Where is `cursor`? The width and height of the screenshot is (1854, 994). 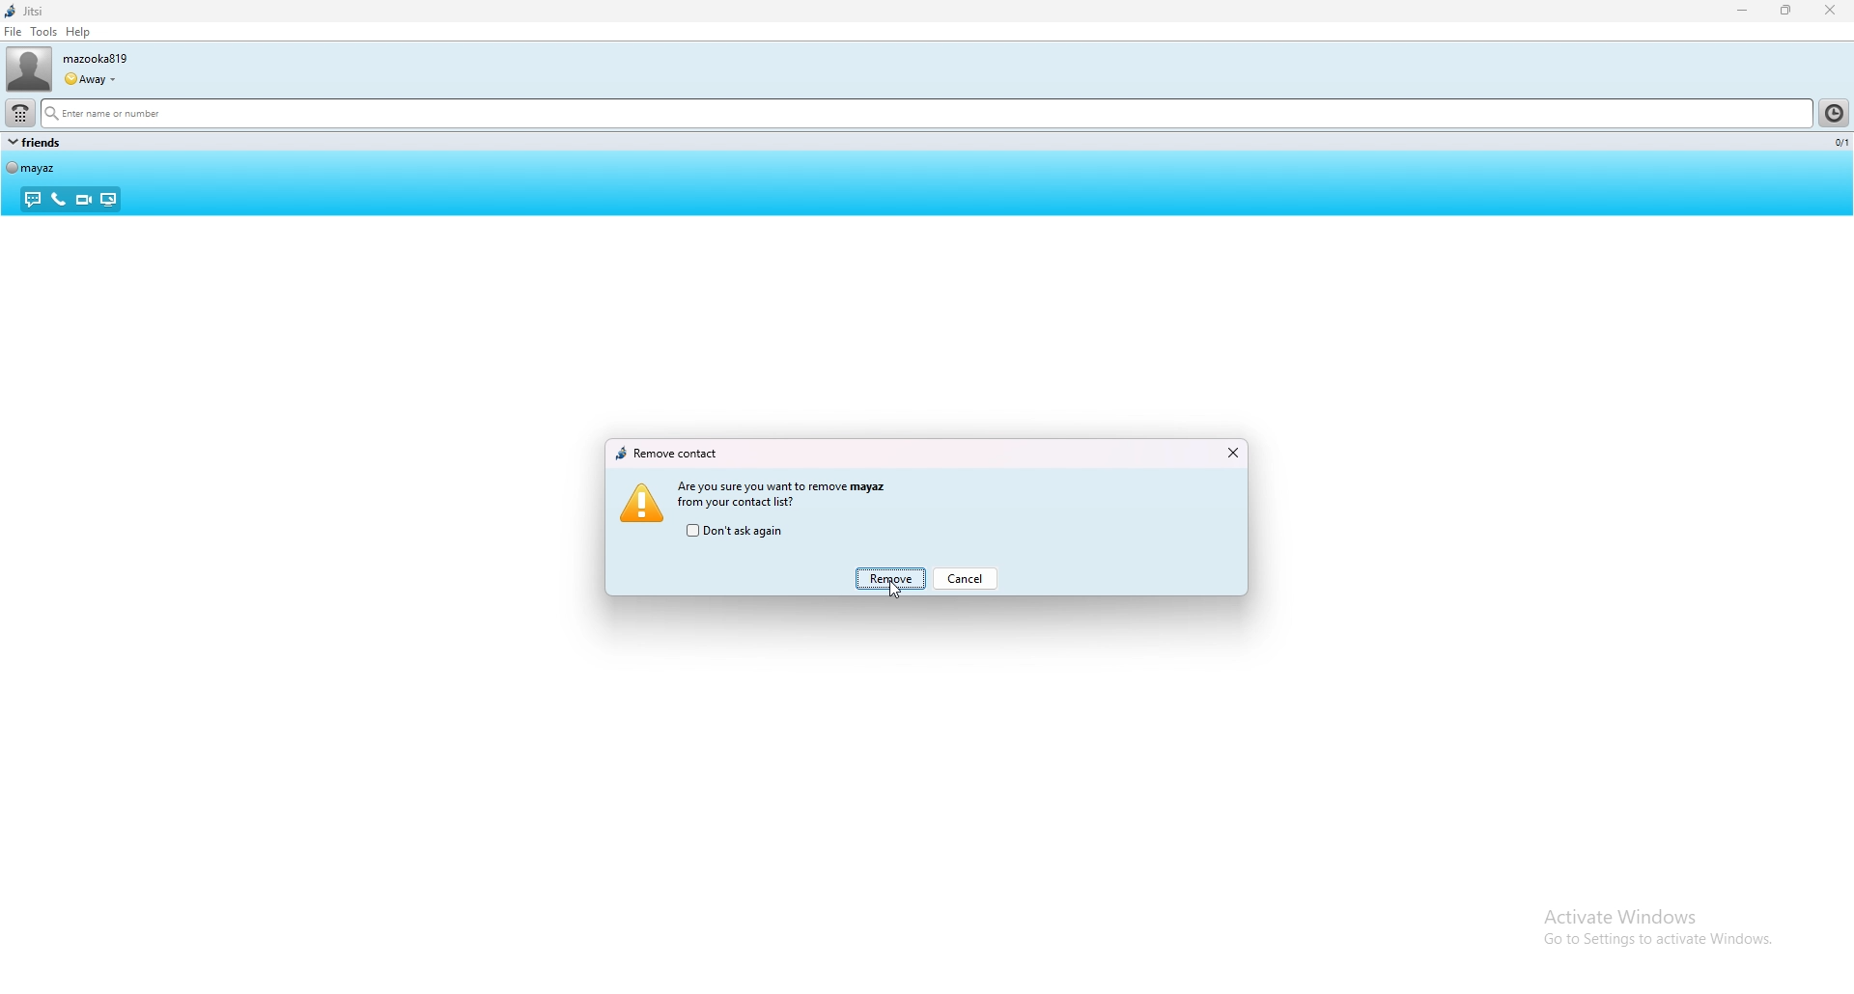 cursor is located at coordinates (895, 589).